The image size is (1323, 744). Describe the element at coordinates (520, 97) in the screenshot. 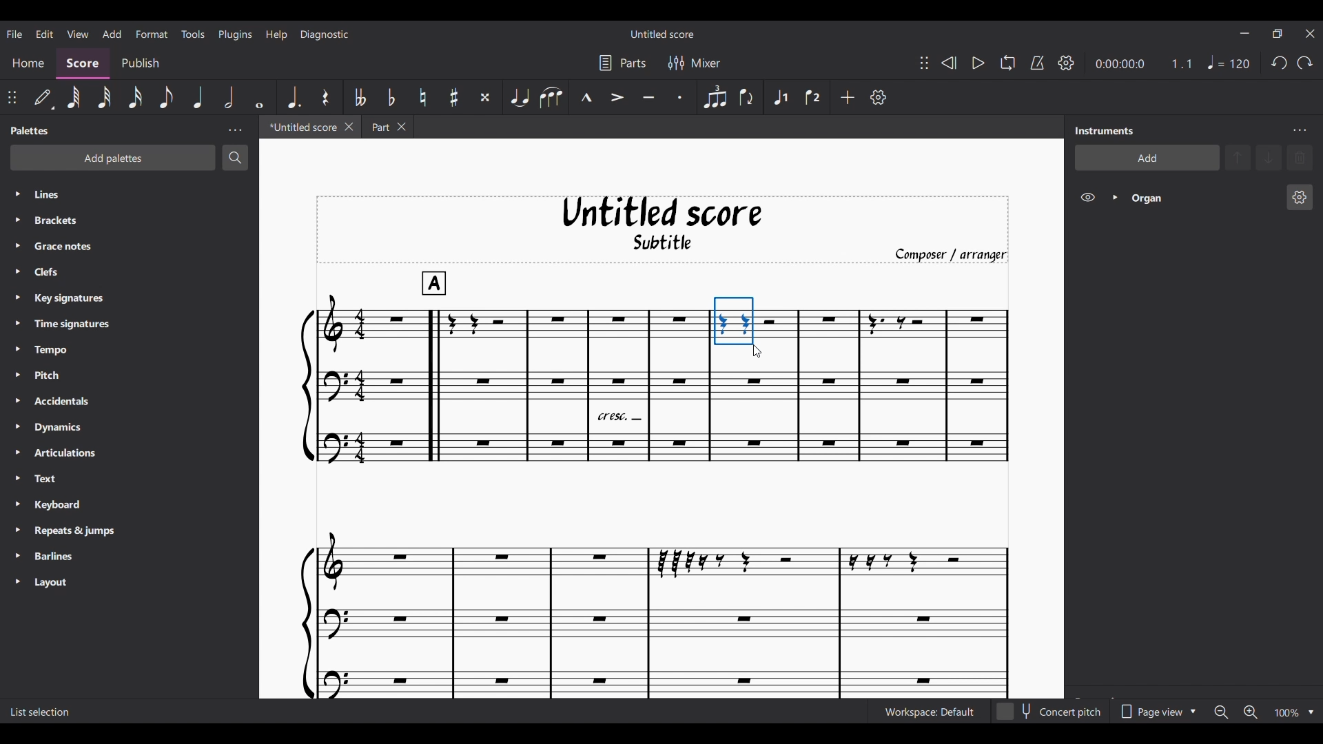

I see `Tie` at that location.